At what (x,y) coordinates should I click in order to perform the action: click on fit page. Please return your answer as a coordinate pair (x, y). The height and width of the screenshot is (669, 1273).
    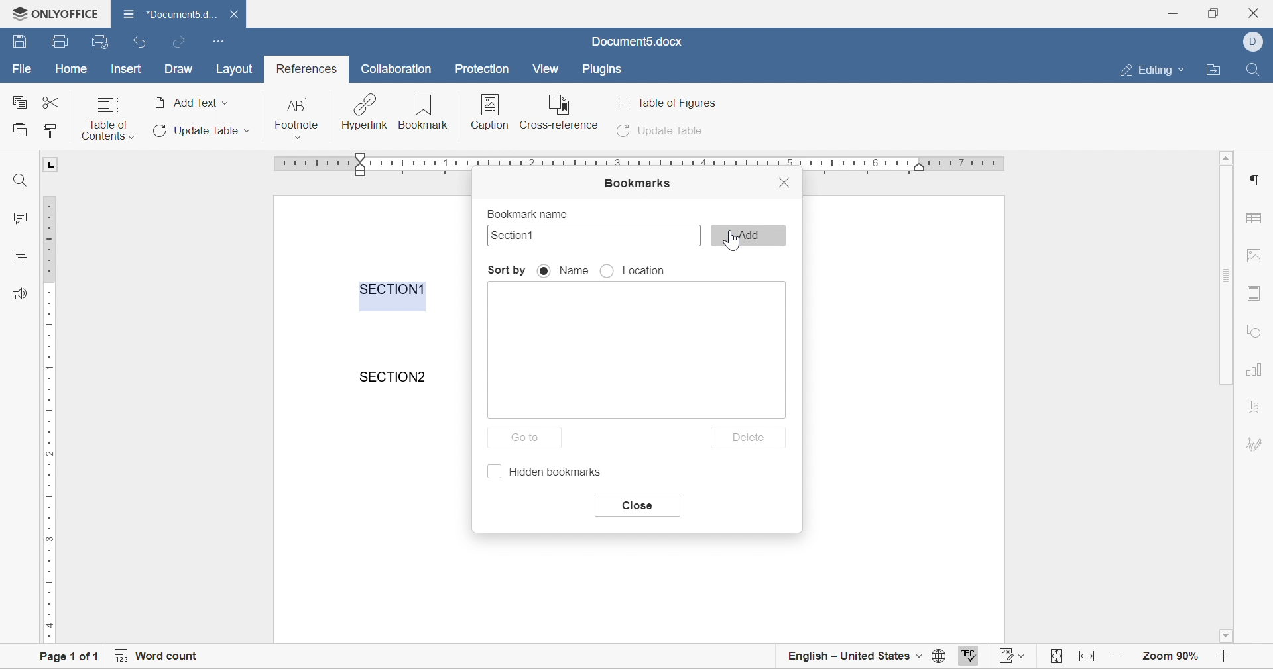
    Looking at the image, I should click on (1058, 657).